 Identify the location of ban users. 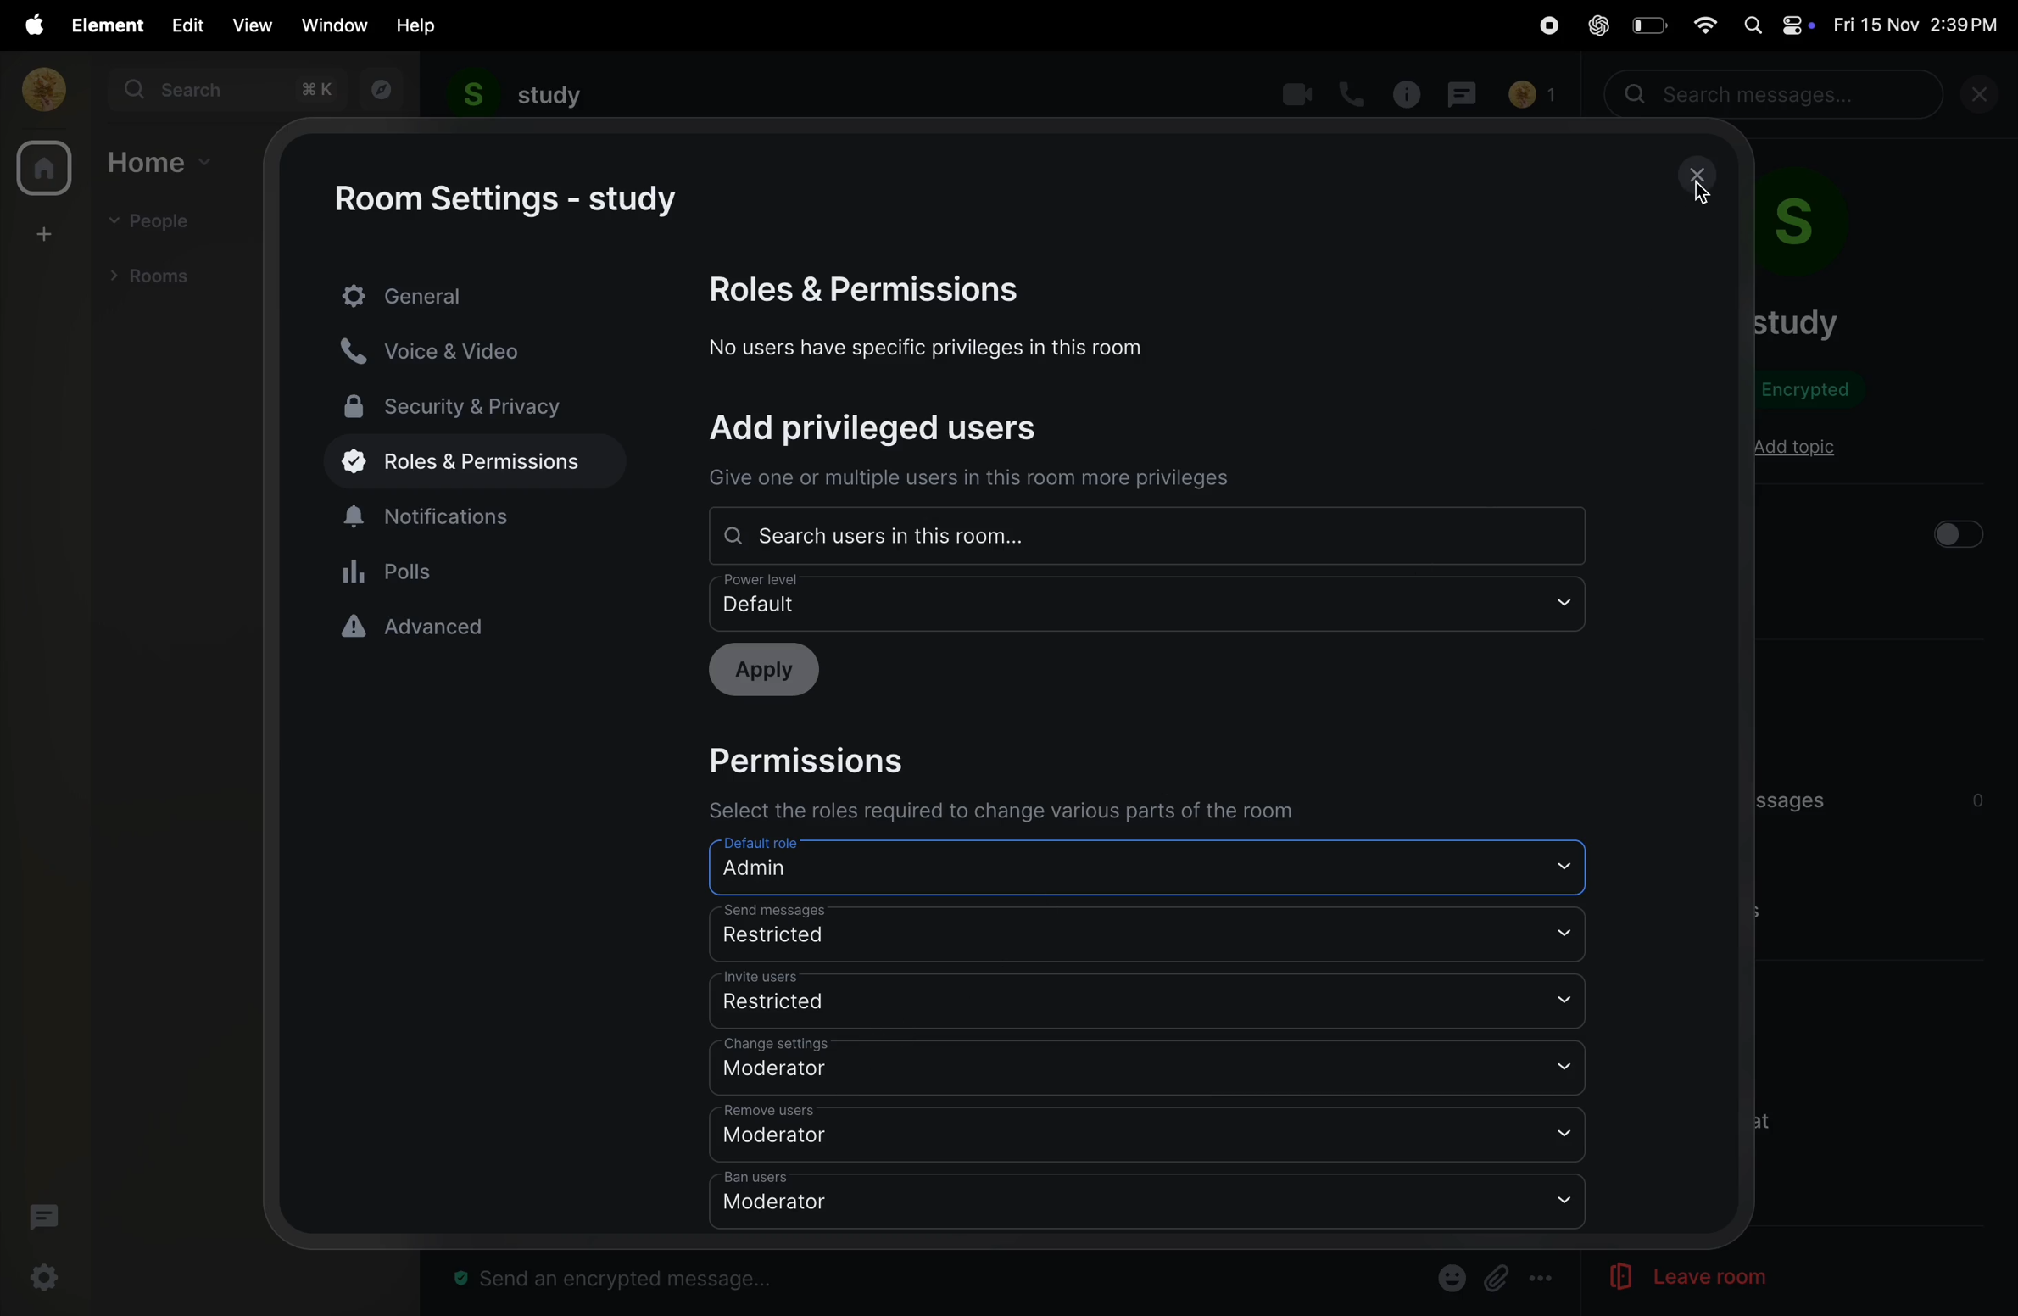
(1146, 1194).